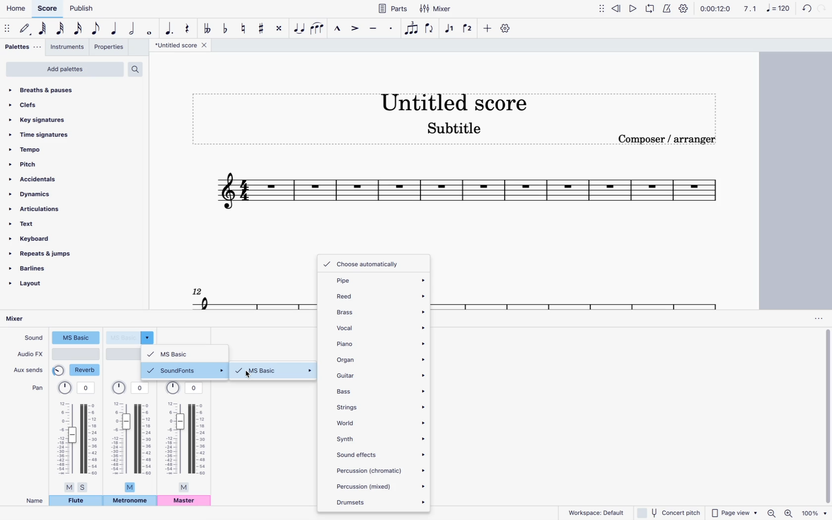 The image size is (832, 520). Describe the element at coordinates (372, 29) in the screenshot. I see `tenuto` at that location.